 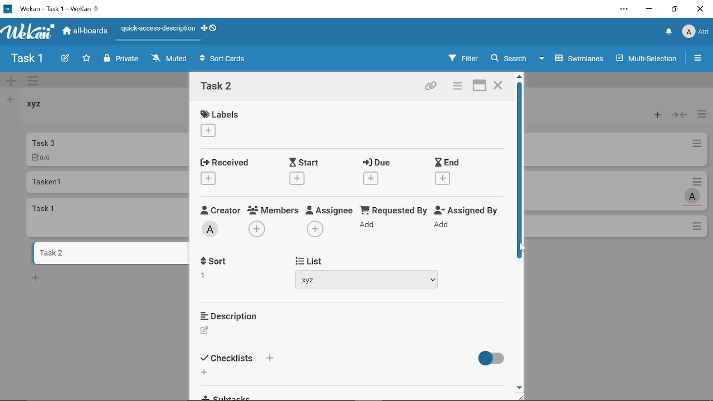 What do you see at coordinates (203, 28) in the screenshot?
I see `Show desktop drag handles` at bounding box center [203, 28].